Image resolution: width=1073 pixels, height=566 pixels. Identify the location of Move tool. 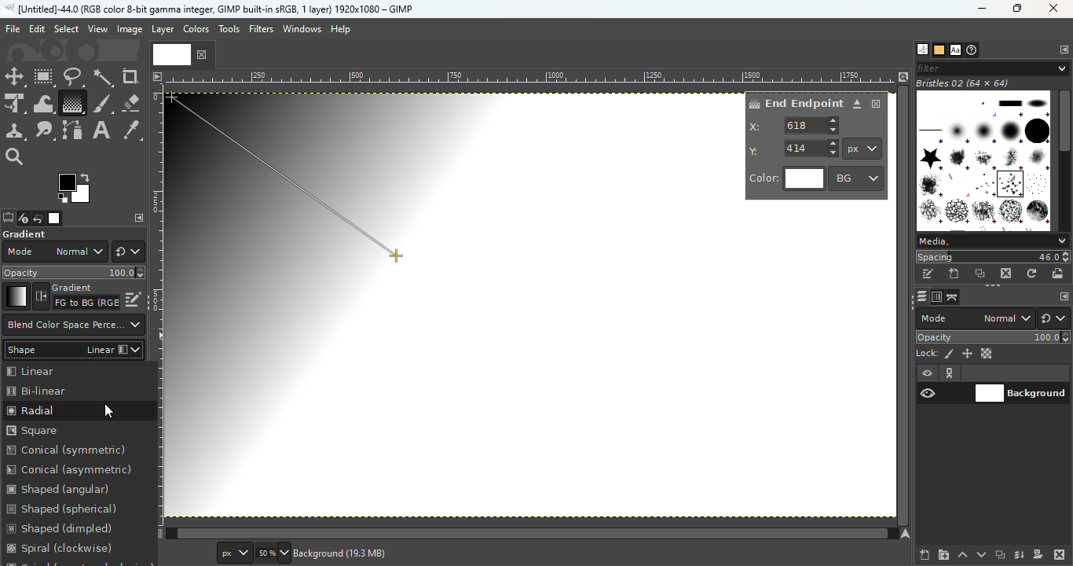
(15, 77).